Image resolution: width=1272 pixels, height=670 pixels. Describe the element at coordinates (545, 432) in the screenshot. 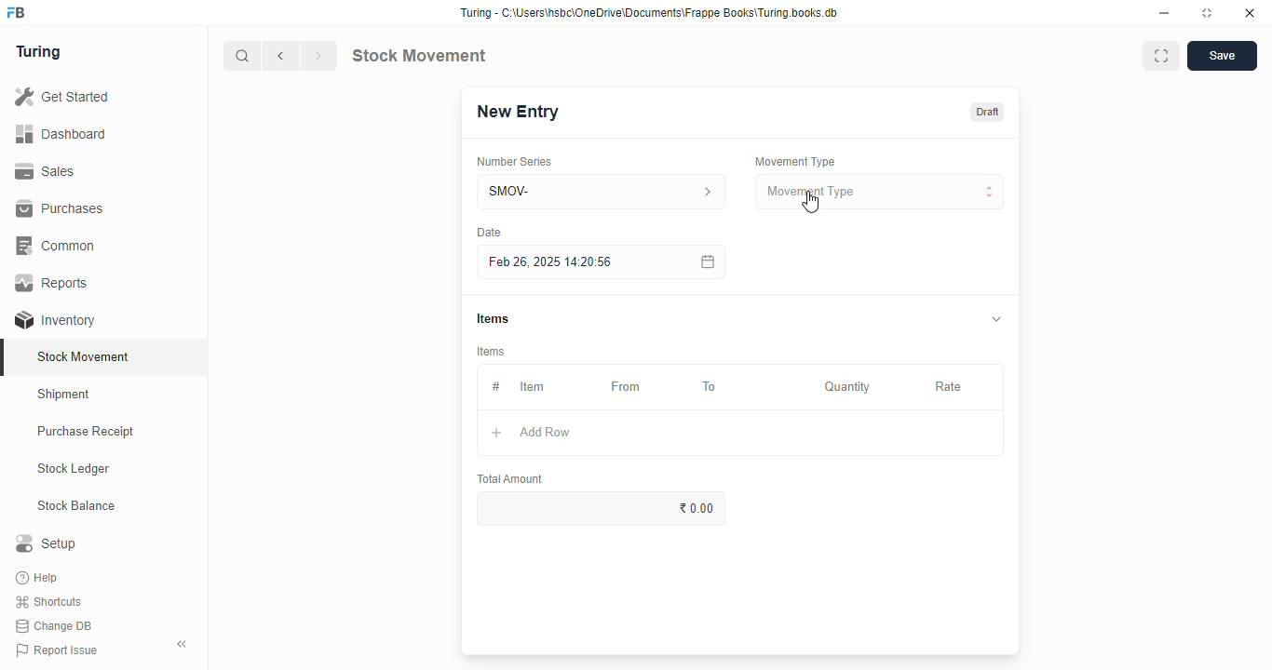

I see `add row` at that location.